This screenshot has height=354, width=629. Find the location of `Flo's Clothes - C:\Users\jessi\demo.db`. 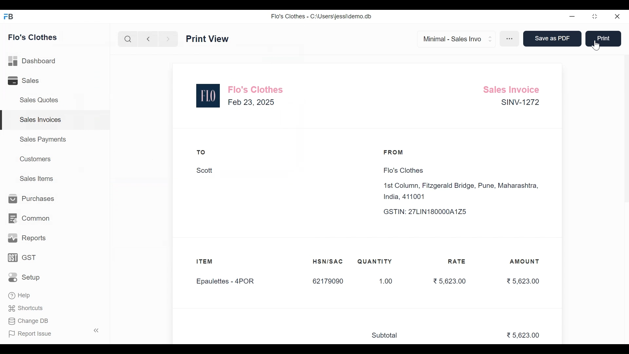

Flo's Clothes - C:\Users\jessi\demo.db is located at coordinates (321, 16).